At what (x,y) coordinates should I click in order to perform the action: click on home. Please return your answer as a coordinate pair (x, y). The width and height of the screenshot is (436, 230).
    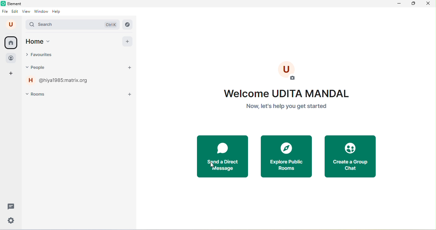
    Looking at the image, I should click on (11, 43).